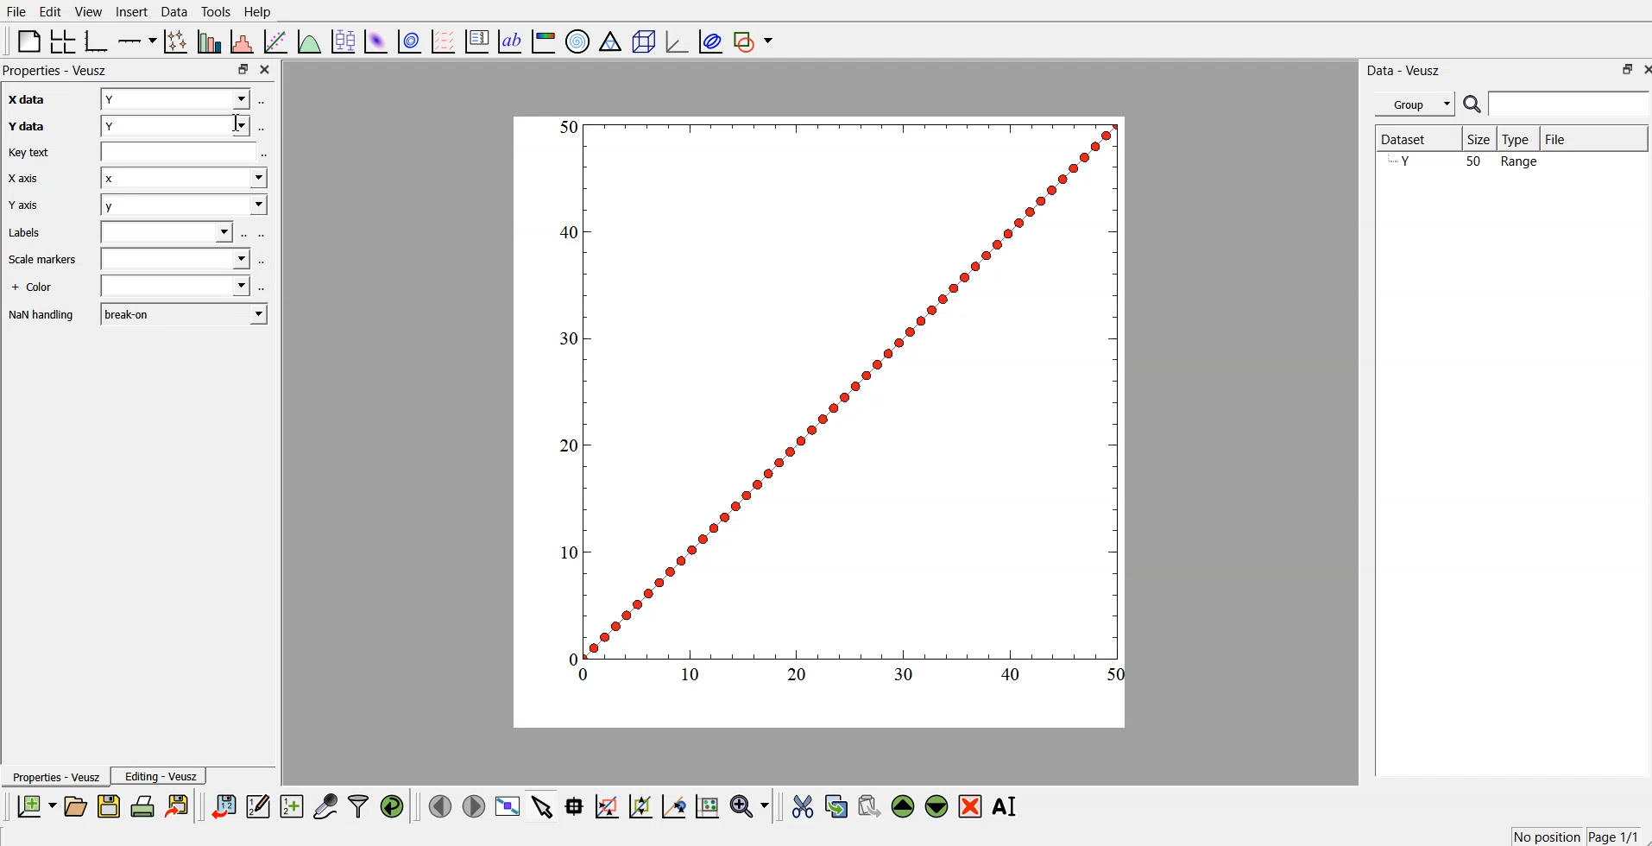  What do you see at coordinates (709, 40) in the screenshot?
I see `plot covariance ellipses` at bounding box center [709, 40].